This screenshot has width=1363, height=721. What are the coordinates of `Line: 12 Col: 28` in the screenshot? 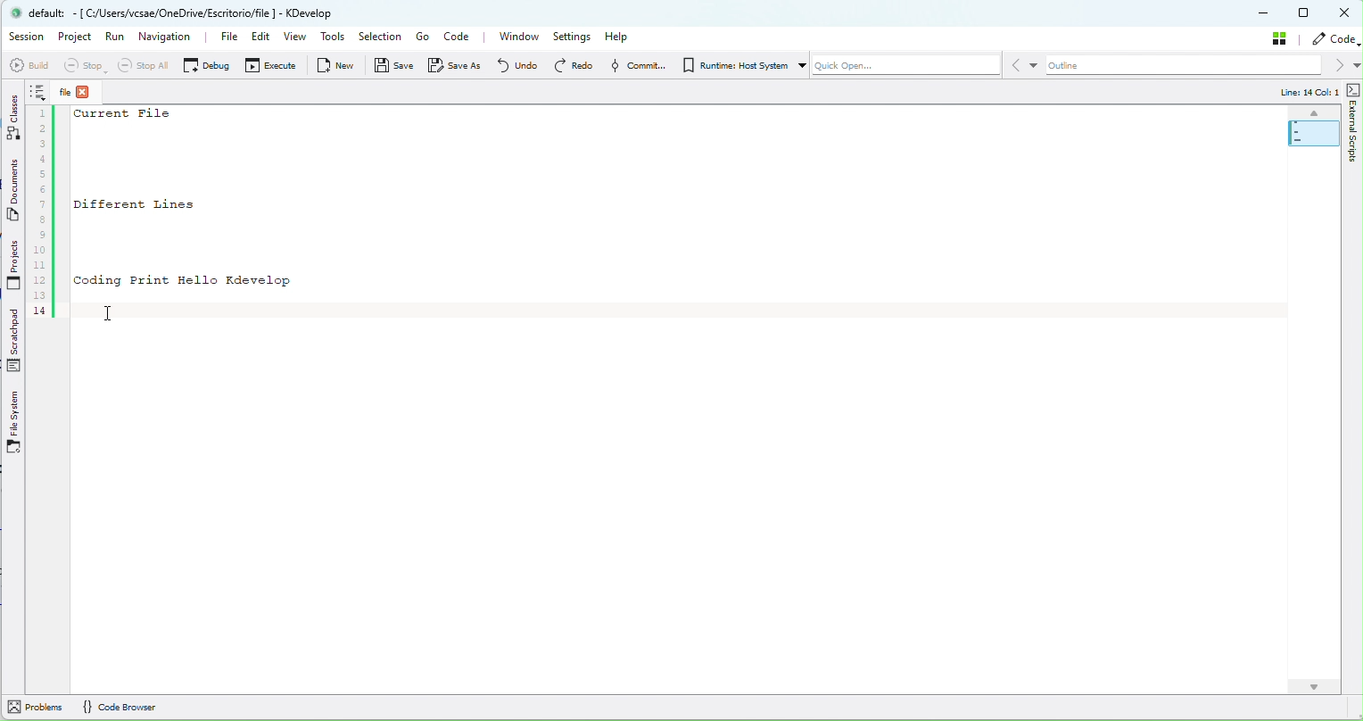 It's located at (1299, 93).